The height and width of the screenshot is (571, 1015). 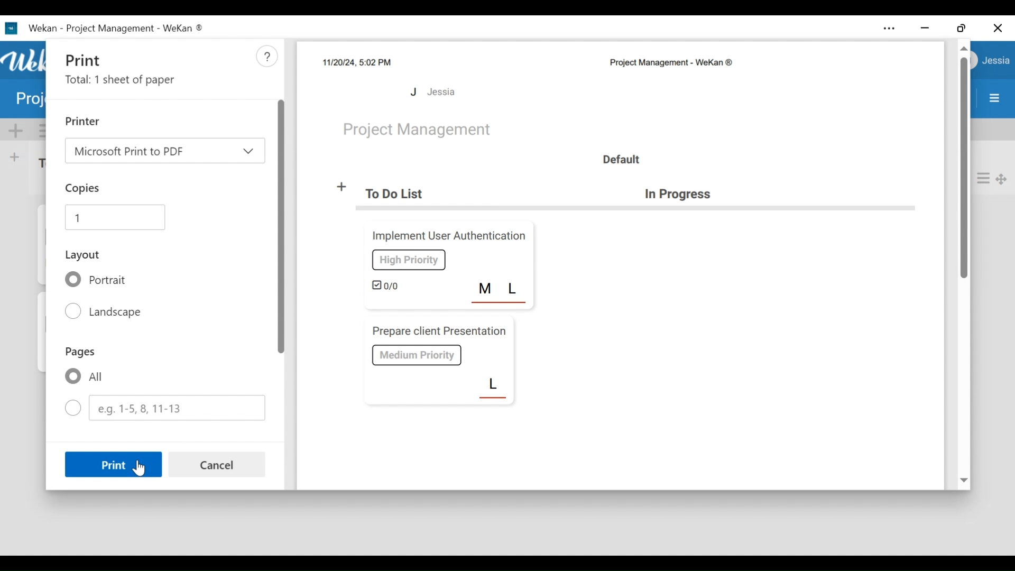 What do you see at coordinates (93, 59) in the screenshot?
I see `Print` at bounding box center [93, 59].